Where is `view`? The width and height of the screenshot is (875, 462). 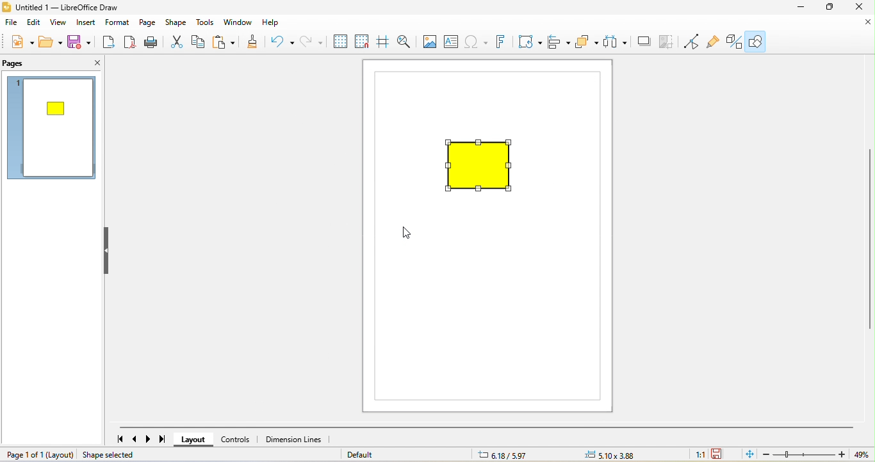
view is located at coordinates (60, 22).